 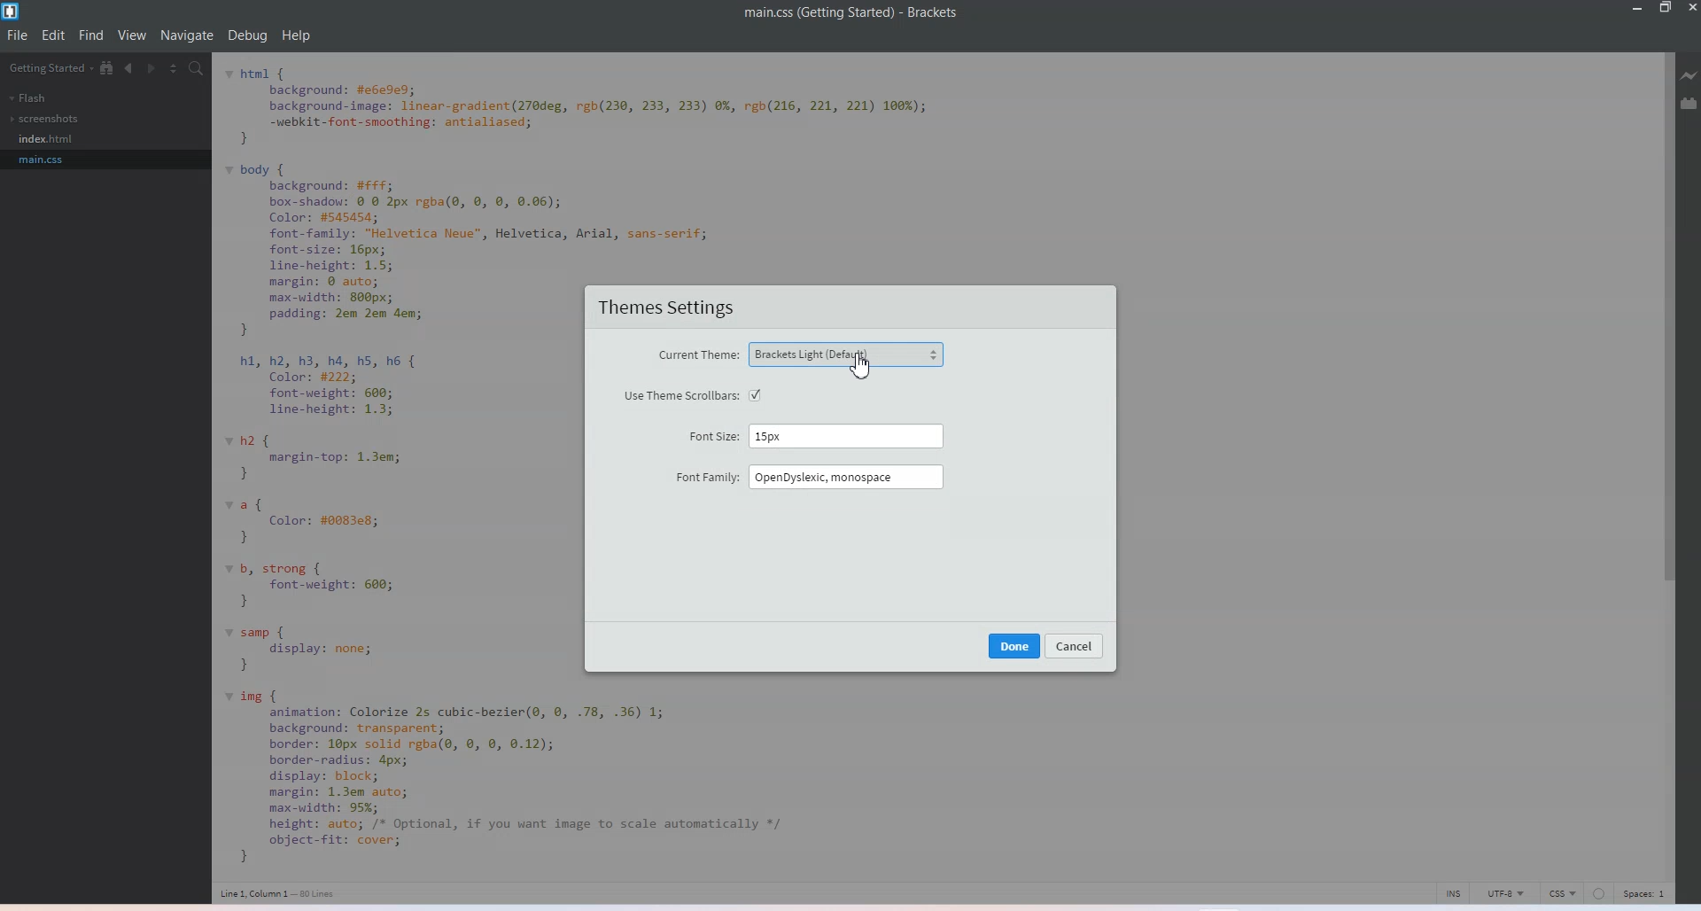 I want to click on Edit, so click(x=55, y=35).